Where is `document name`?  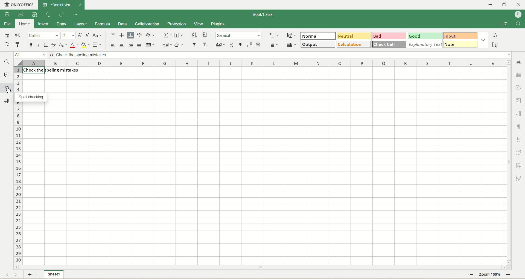
document name is located at coordinates (263, 14).